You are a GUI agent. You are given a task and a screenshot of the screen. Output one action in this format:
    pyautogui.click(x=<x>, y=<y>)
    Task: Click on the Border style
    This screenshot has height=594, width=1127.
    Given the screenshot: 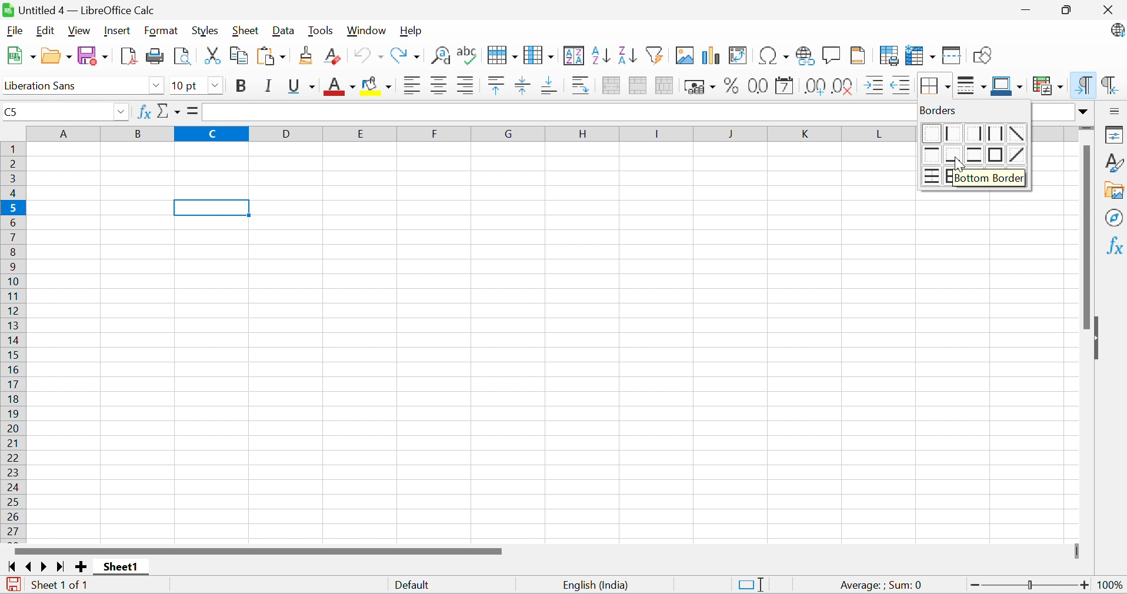 What is the action you would take?
    pyautogui.click(x=973, y=88)
    